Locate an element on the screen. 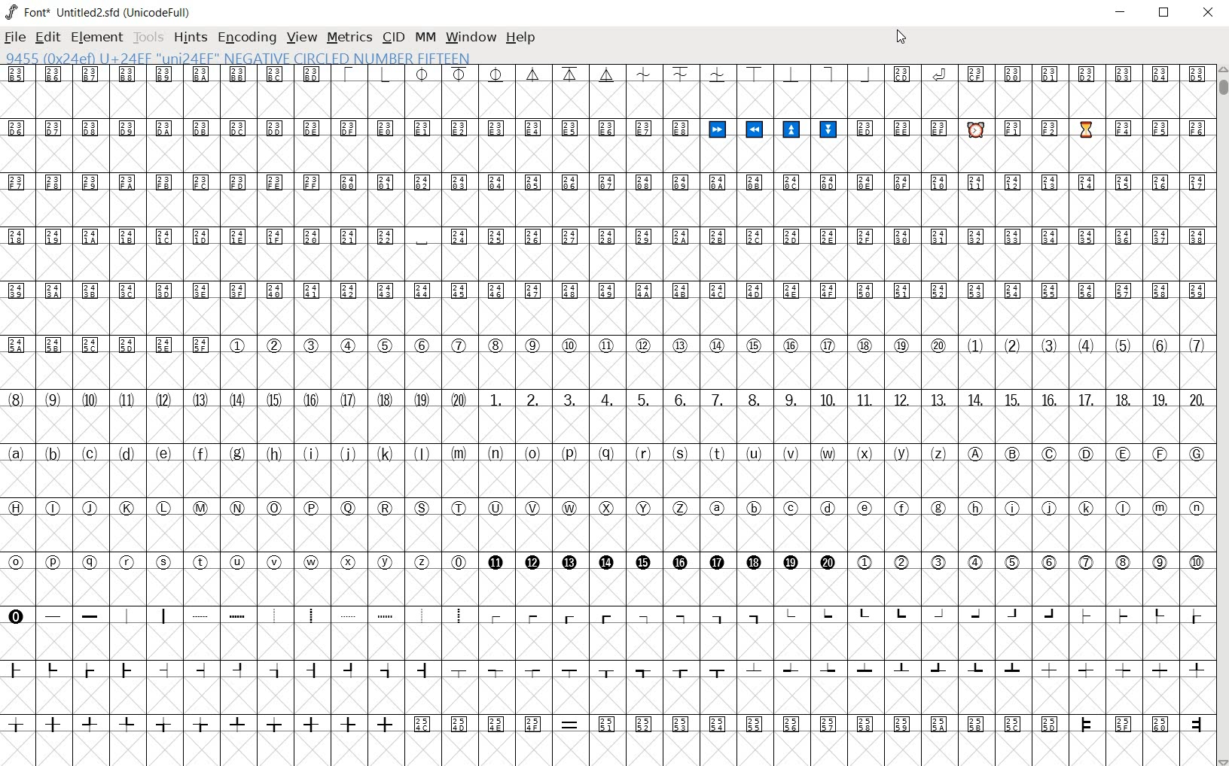 Image resolution: width=1229 pixels, height=766 pixels. CID is located at coordinates (393, 38).